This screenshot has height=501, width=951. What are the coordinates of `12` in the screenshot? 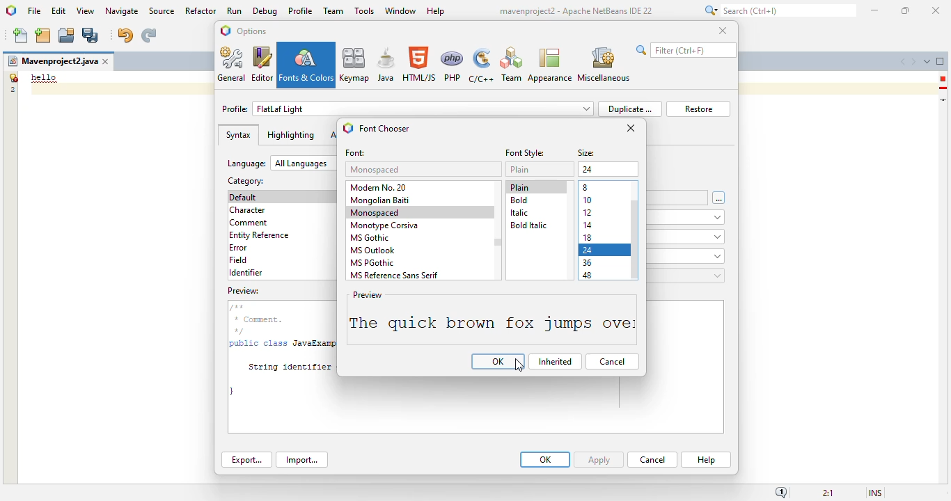 It's located at (588, 213).